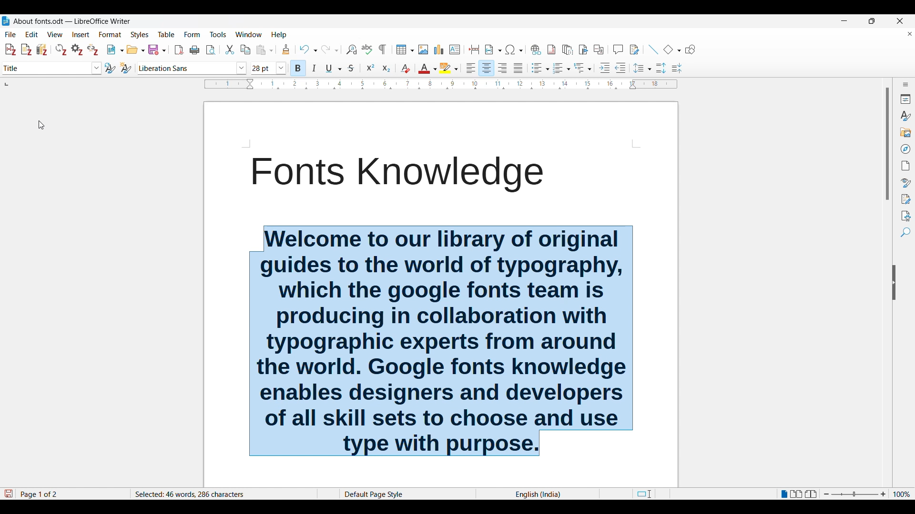 Image resolution: width=915 pixels, height=514 pixels. What do you see at coordinates (583, 68) in the screenshot?
I see `Select outline format` at bounding box center [583, 68].